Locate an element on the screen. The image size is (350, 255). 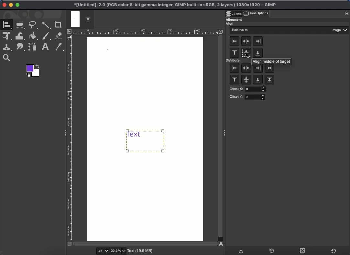
Fuzzy select tool is located at coordinates (47, 25).